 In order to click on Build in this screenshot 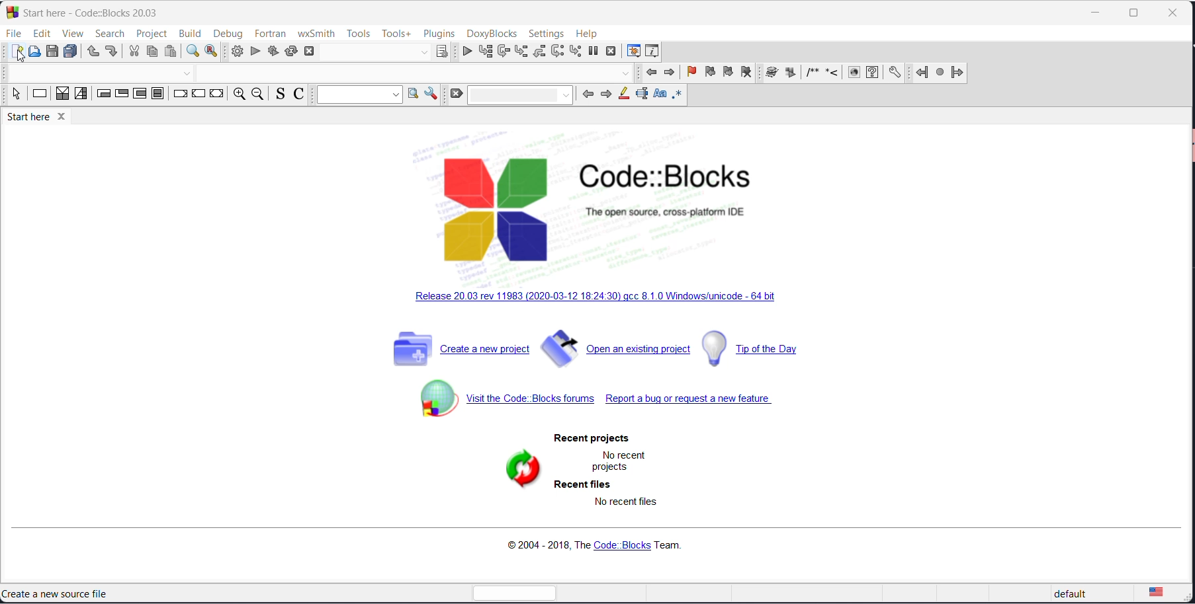, I will do `click(189, 32)`.